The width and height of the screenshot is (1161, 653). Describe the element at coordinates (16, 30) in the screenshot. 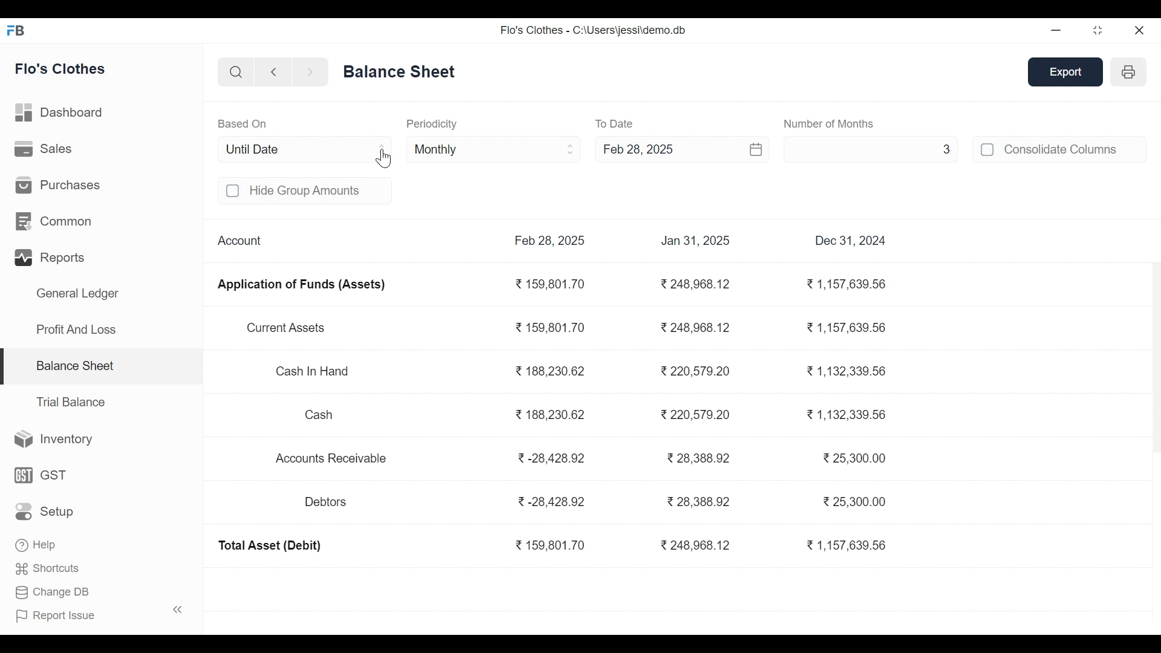

I see `FB logo` at that location.